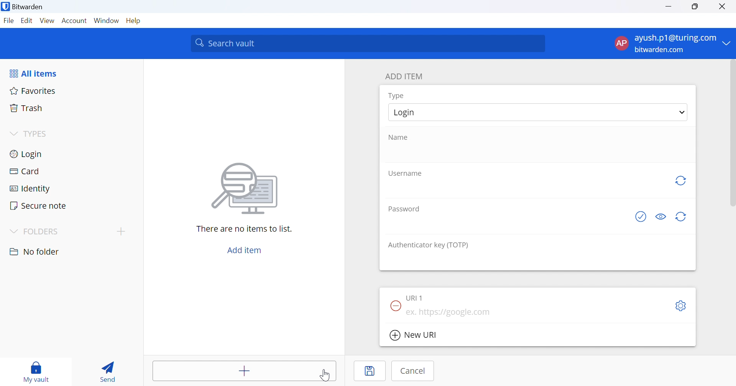 Image resolution: width=736 pixels, height=386 pixels. Describe the element at coordinates (400, 137) in the screenshot. I see `Name` at that location.